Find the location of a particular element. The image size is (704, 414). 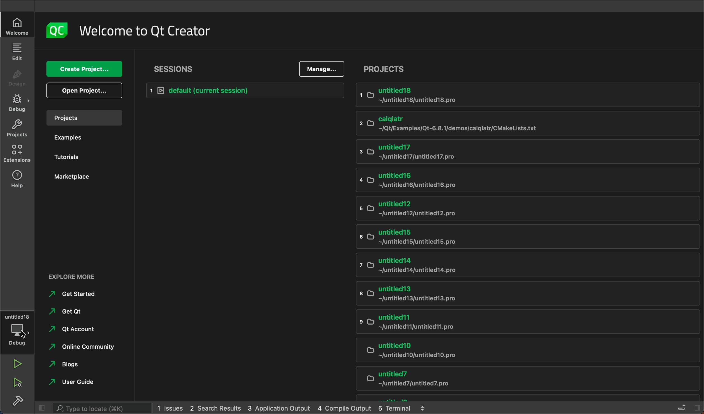

marketplace is located at coordinates (80, 181).